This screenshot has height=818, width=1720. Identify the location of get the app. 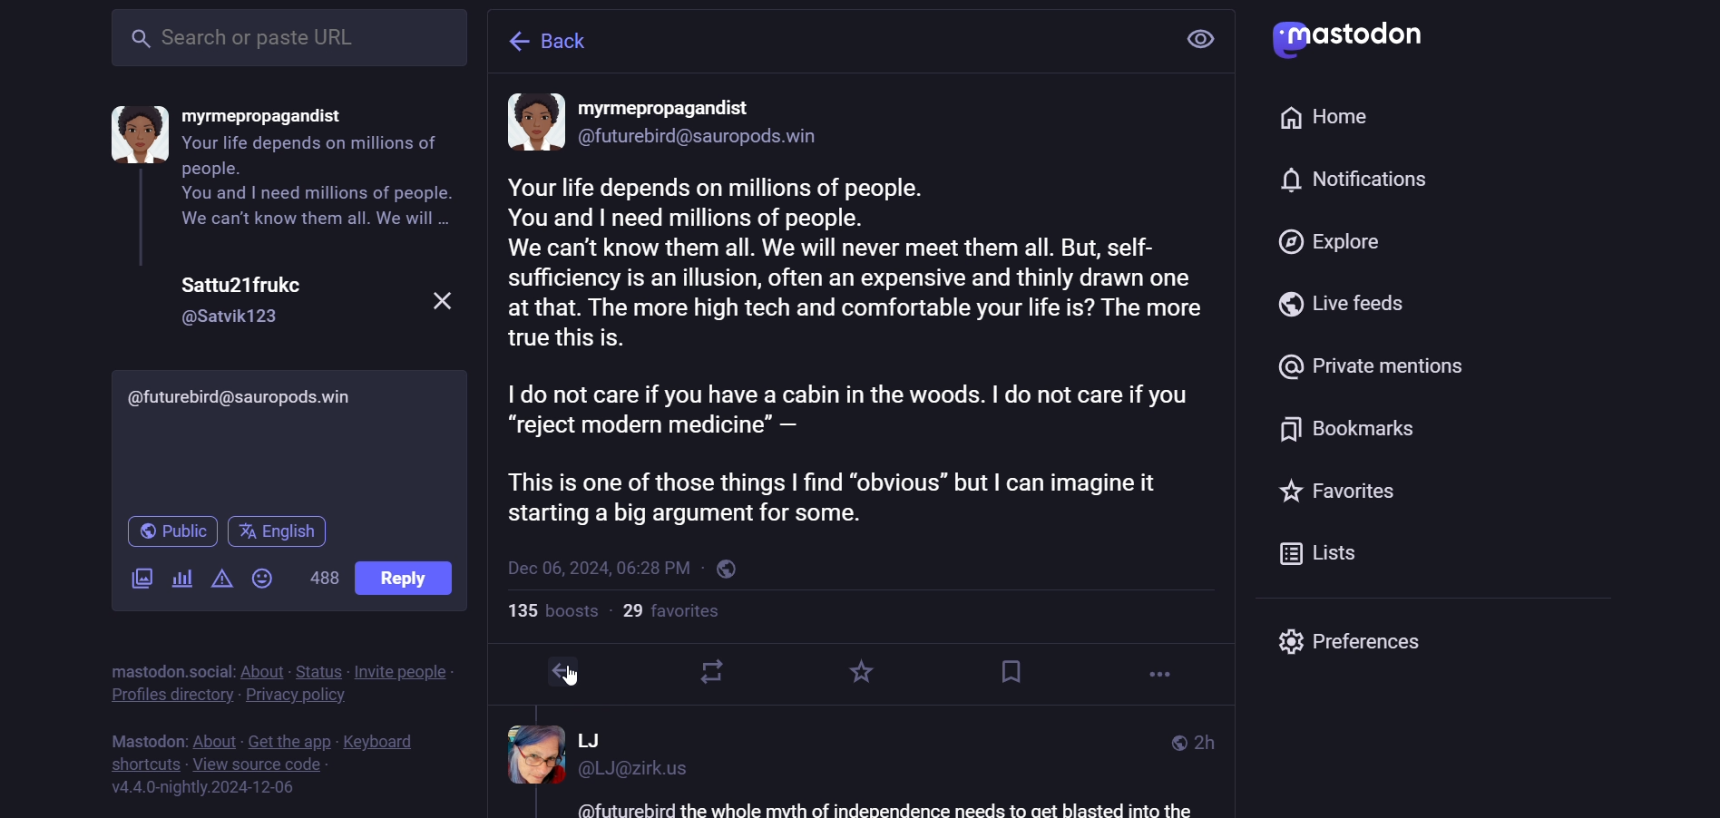
(287, 741).